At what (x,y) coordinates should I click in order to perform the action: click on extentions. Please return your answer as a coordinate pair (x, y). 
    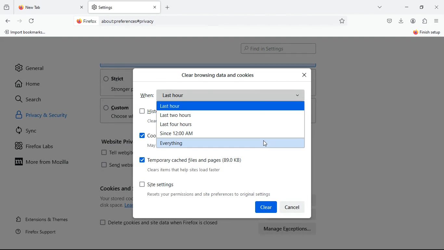
    Looking at the image, I should click on (424, 21).